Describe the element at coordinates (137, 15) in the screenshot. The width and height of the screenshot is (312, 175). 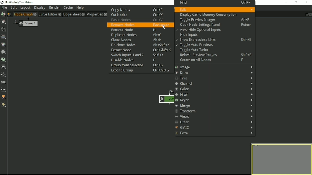
I see `Cut Nodes` at that location.